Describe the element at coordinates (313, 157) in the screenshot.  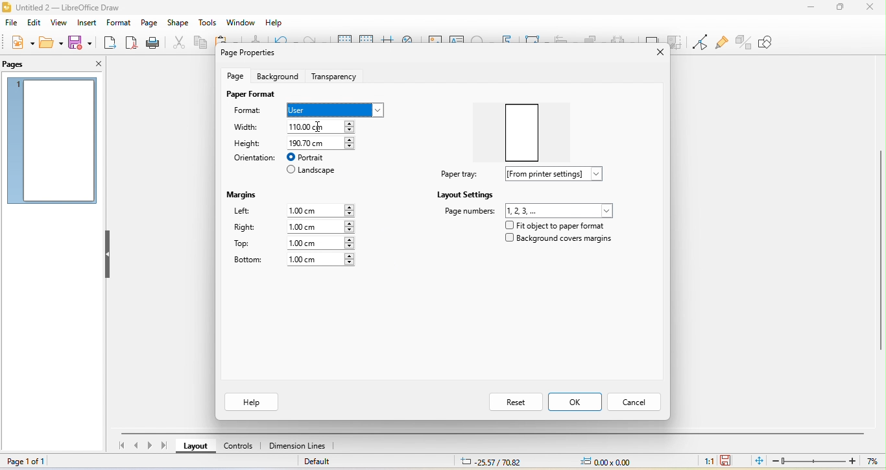
I see `portrait` at that location.